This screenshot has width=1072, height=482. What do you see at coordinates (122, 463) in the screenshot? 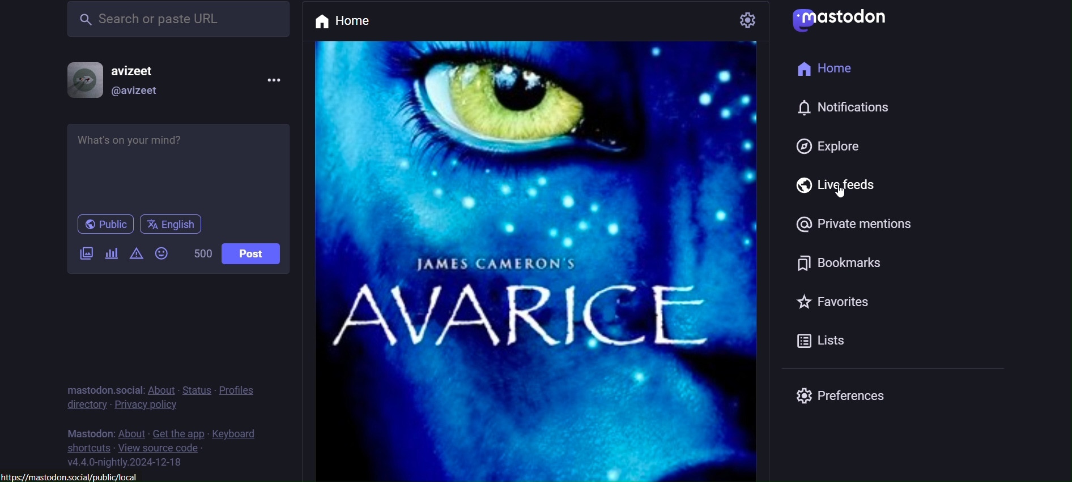
I see `version` at bounding box center [122, 463].